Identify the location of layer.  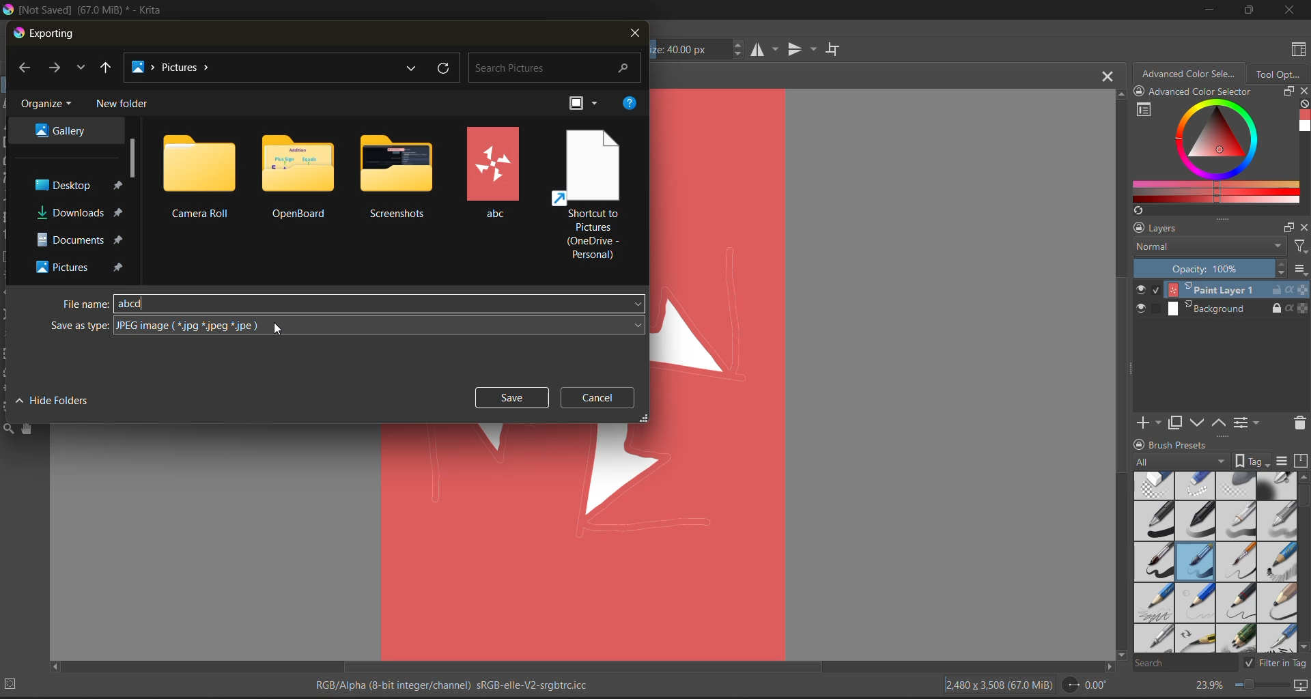
(1220, 308).